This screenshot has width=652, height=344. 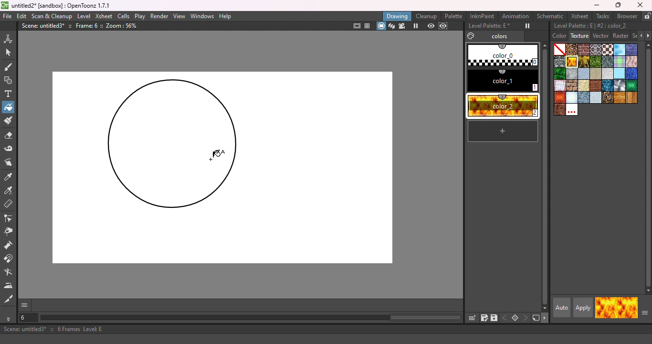 I want to click on Type tool, so click(x=11, y=94).